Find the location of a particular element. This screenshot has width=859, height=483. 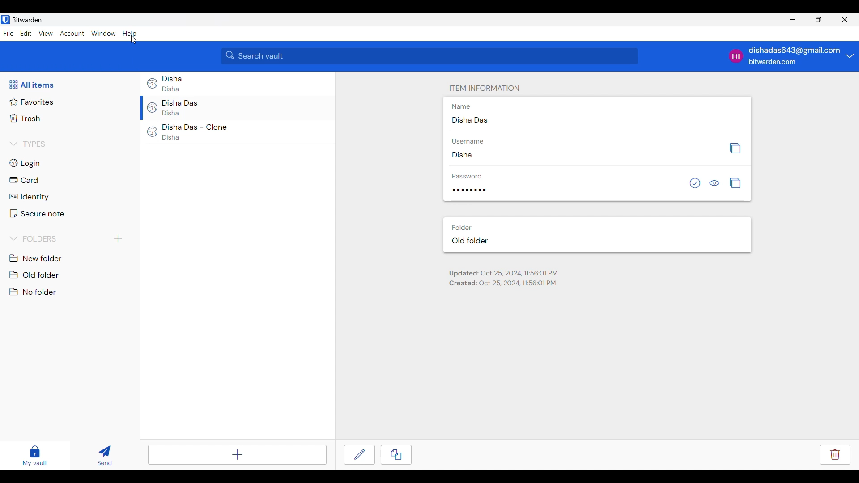

Search vault is located at coordinates (430, 56).